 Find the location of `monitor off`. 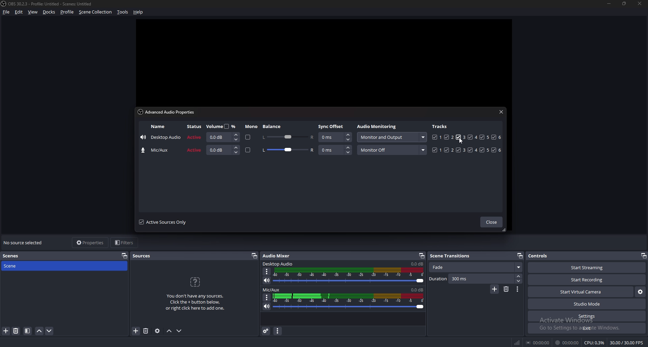

monitor off is located at coordinates (392, 150).